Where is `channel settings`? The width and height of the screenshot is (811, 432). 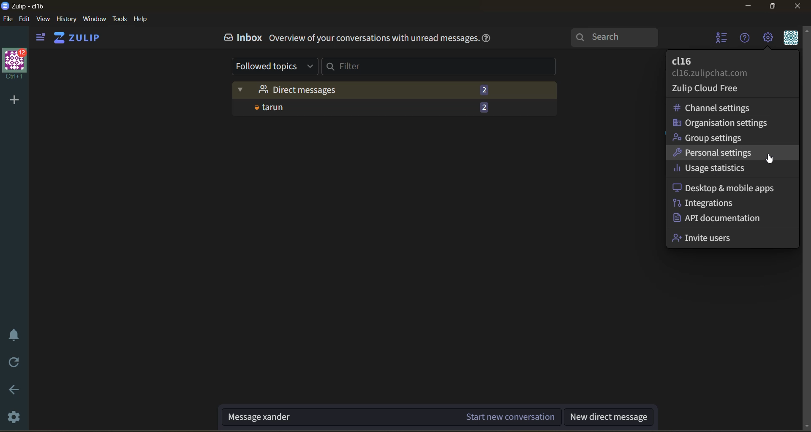 channel settings is located at coordinates (720, 108).